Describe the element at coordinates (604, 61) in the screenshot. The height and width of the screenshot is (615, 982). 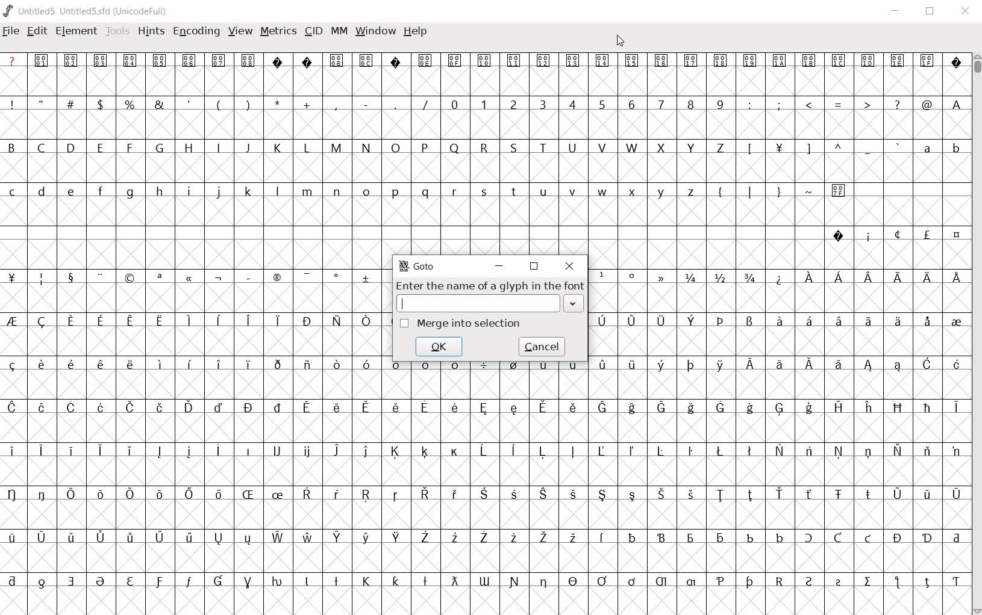
I see `Symbol` at that location.